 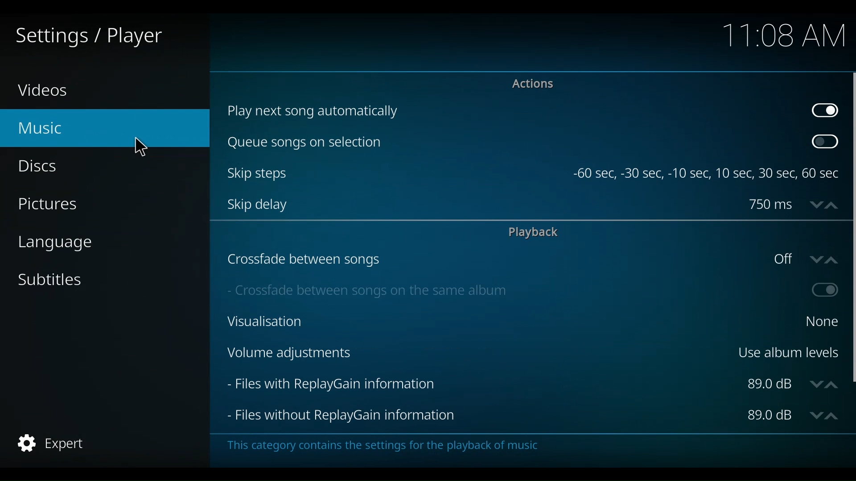 What do you see at coordinates (818, 321) in the screenshot?
I see `Select Visualization` at bounding box center [818, 321].